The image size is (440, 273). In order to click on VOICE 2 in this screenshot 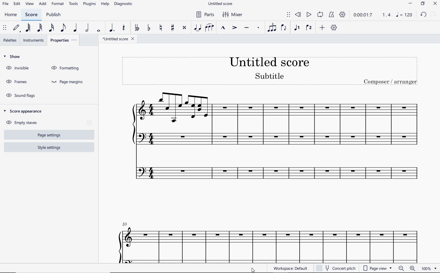, I will do `click(309, 28)`.